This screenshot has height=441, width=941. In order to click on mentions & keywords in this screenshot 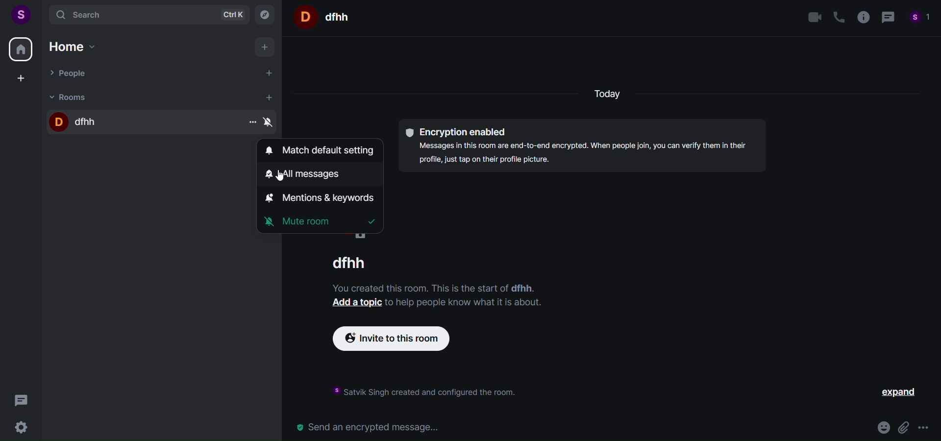, I will do `click(322, 197)`.